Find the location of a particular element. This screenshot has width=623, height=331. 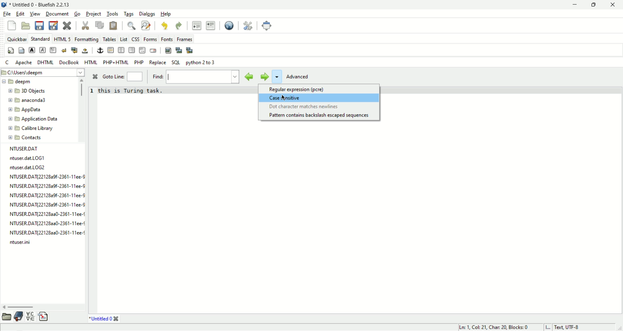

preferences is located at coordinates (248, 26).